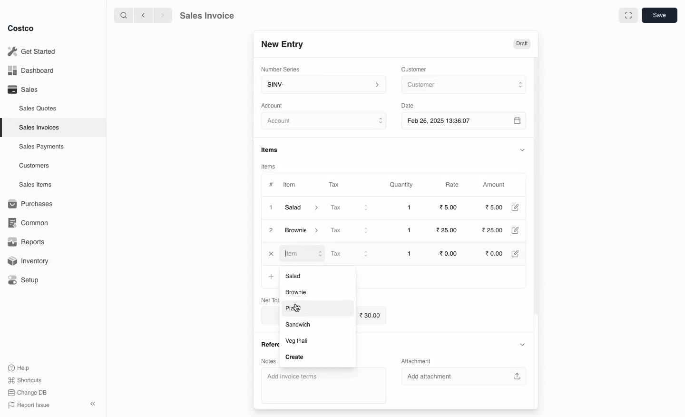 Image resolution: width=685 pixels, height=417 pixels. What do you see at coordinates (415, 69) in the screenshot?
I see `Customer` at bounding box center [415, 69].